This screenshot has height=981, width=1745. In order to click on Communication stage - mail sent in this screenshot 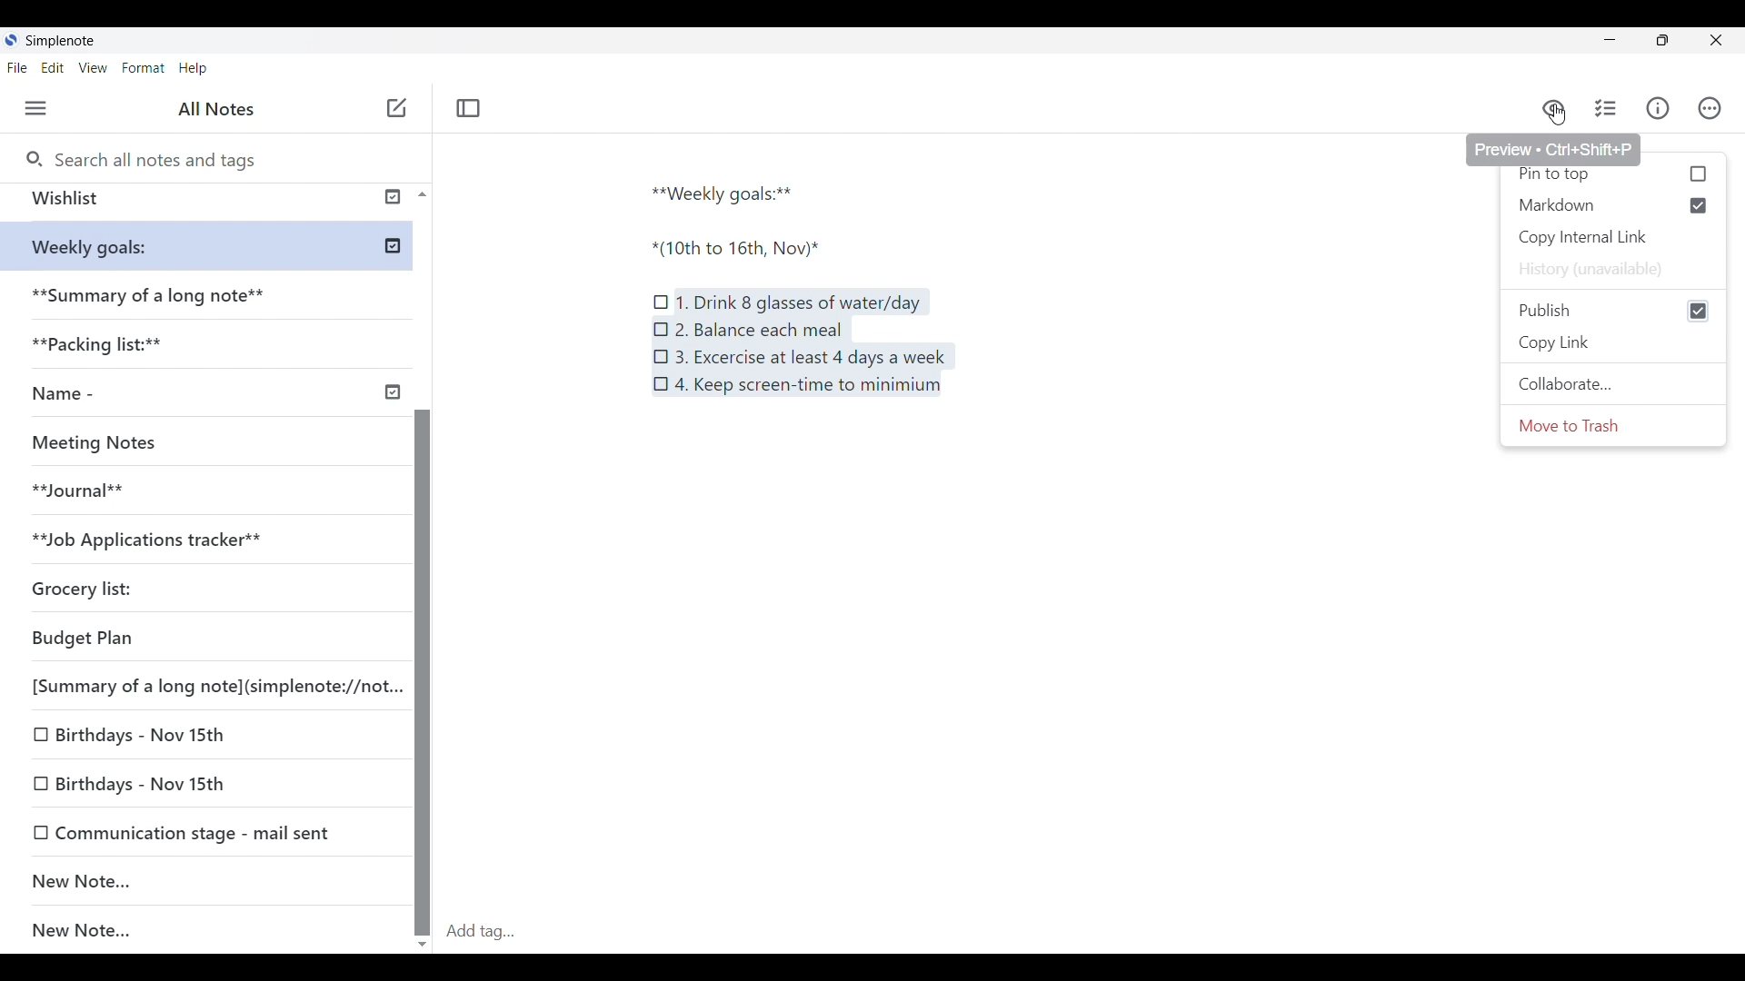, I will do `click(206, 832)`.